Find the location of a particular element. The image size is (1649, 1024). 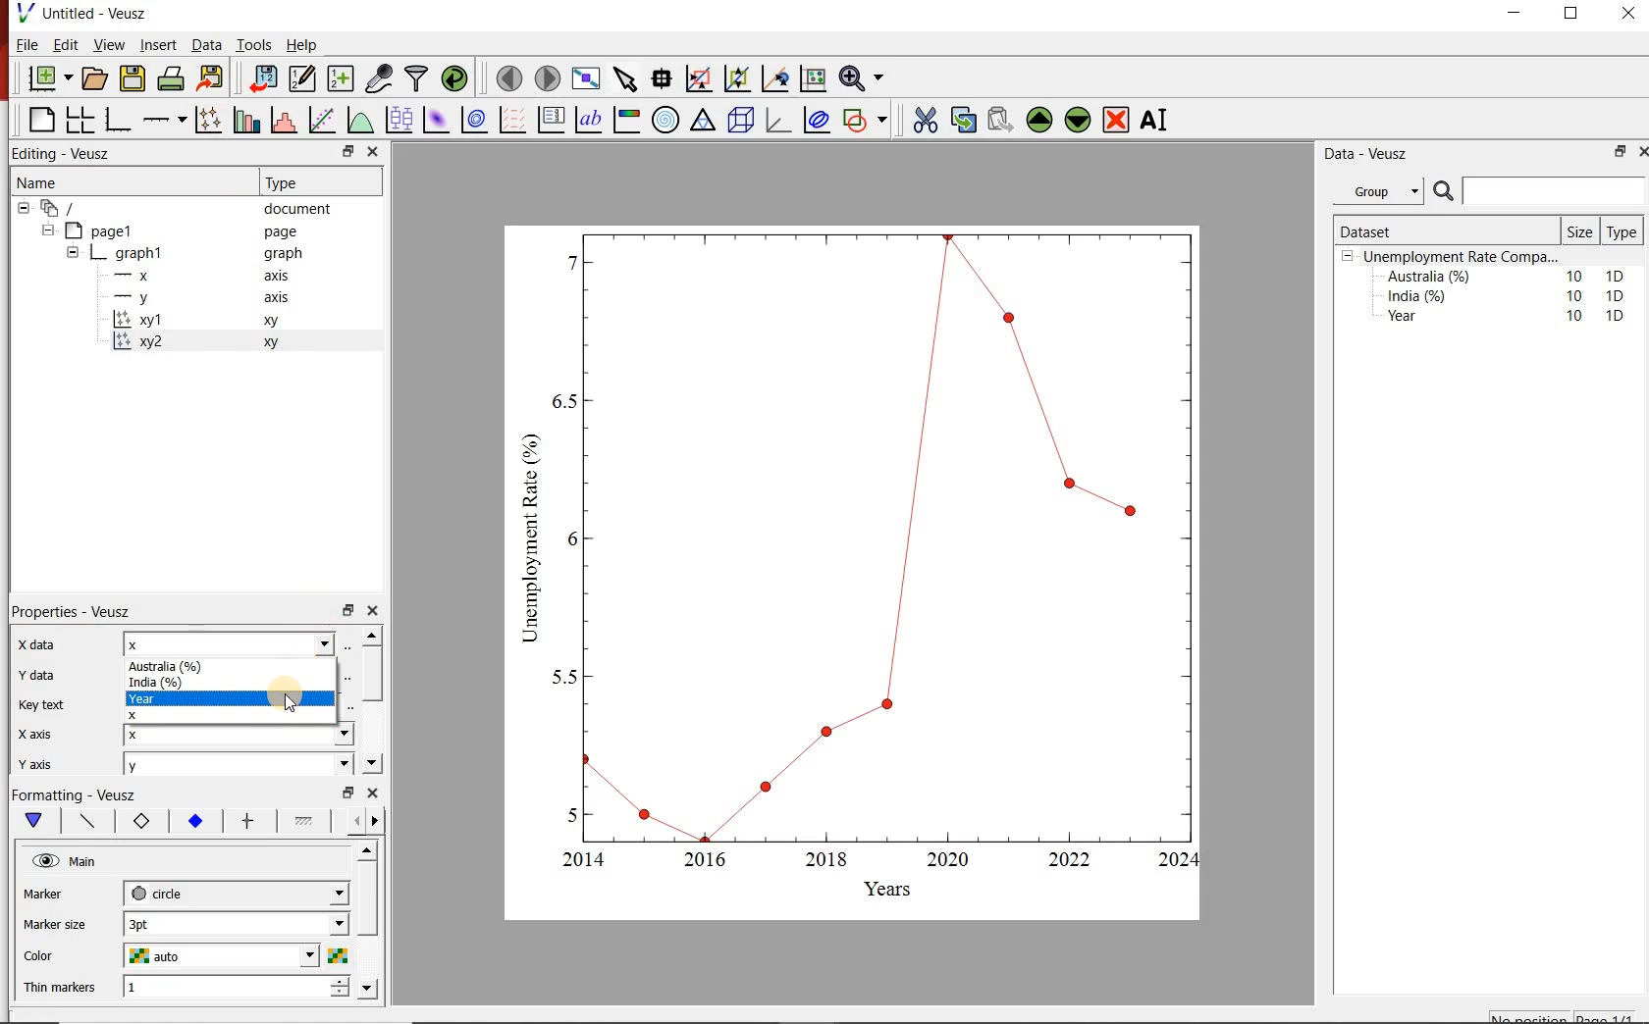

reload datasets is located at coordinates (455, 77).